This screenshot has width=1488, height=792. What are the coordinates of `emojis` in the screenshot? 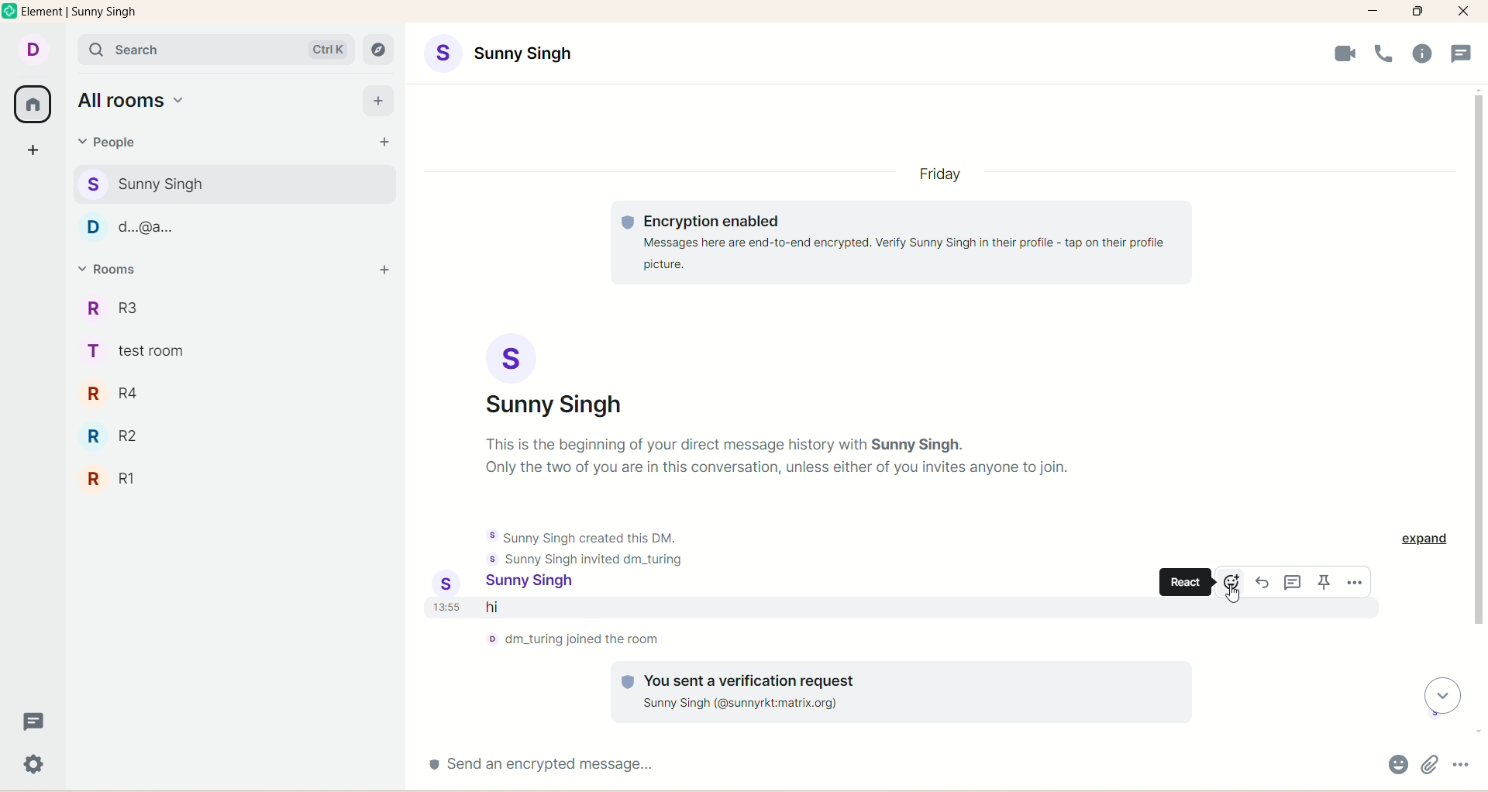 It's located at (1398, 764).